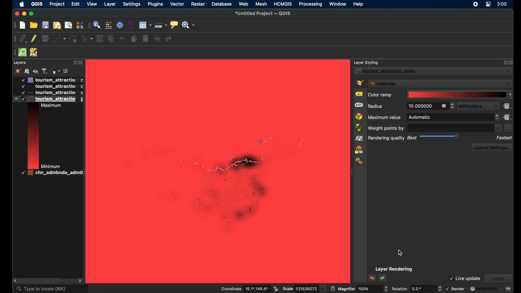 This screenshot has height=293, width=521. What do you see at coordinates (198, 4) in the screenshot?
I see `raster` at bounding box center [198, 4].